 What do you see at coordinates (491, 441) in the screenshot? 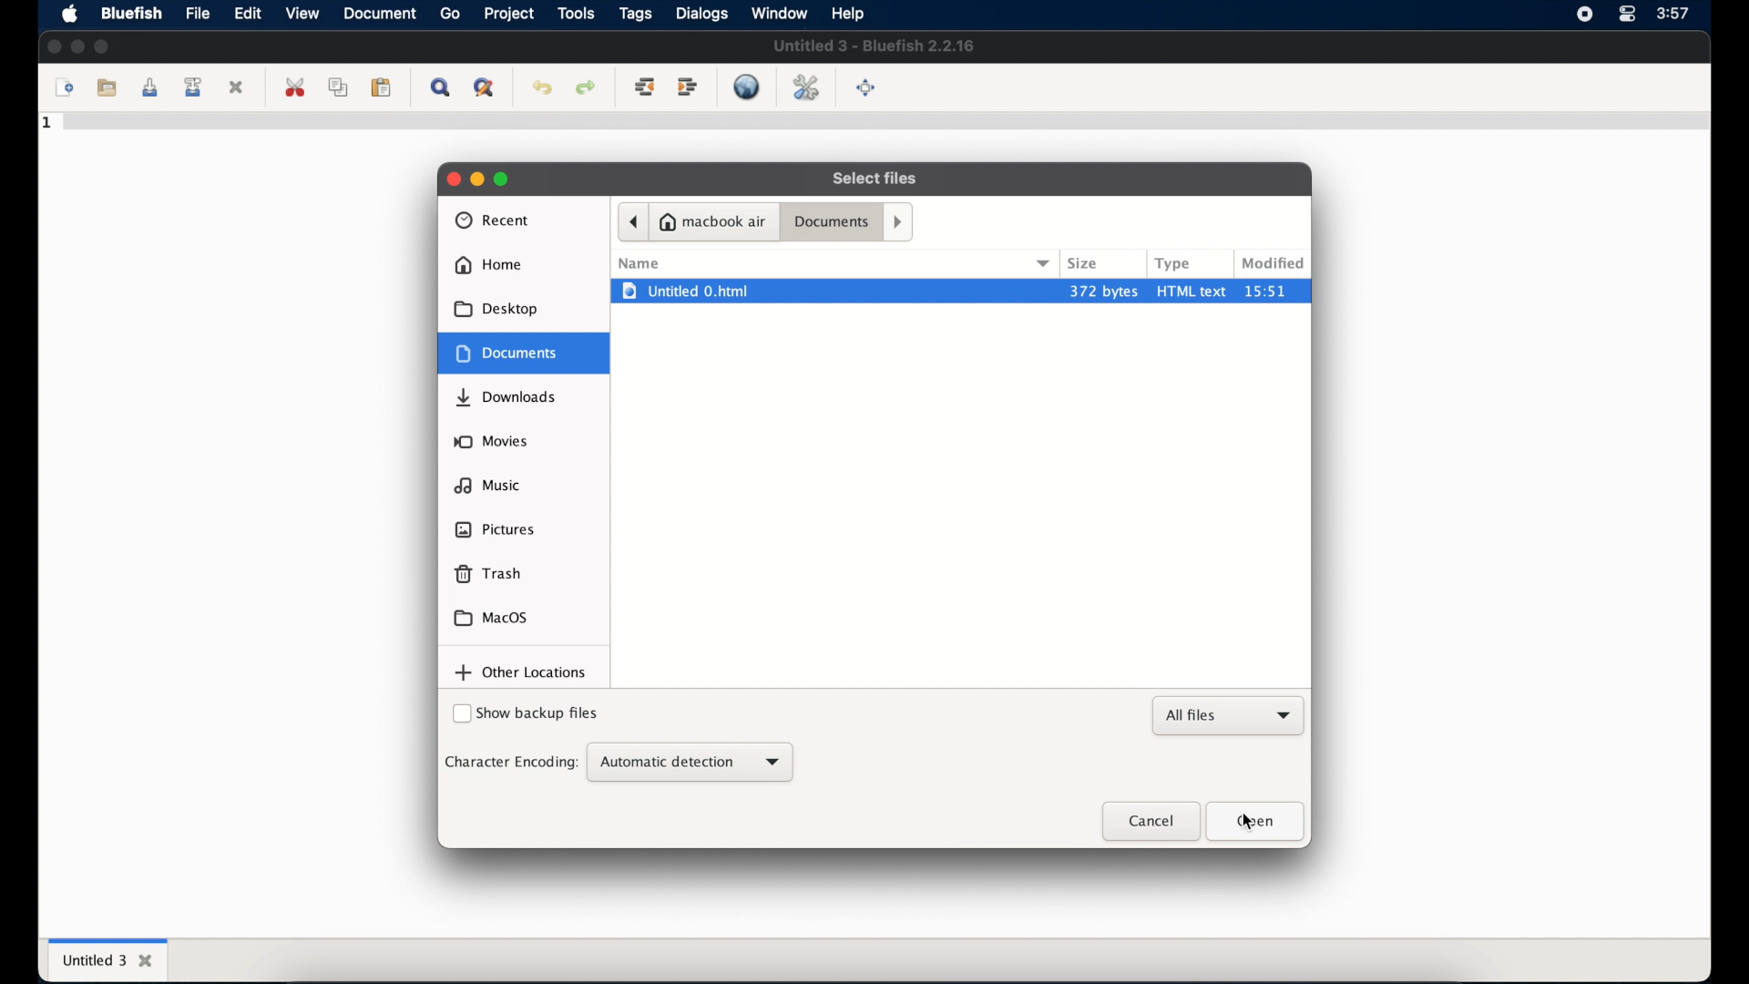
I see `movies` at bounding box center [491, 441].